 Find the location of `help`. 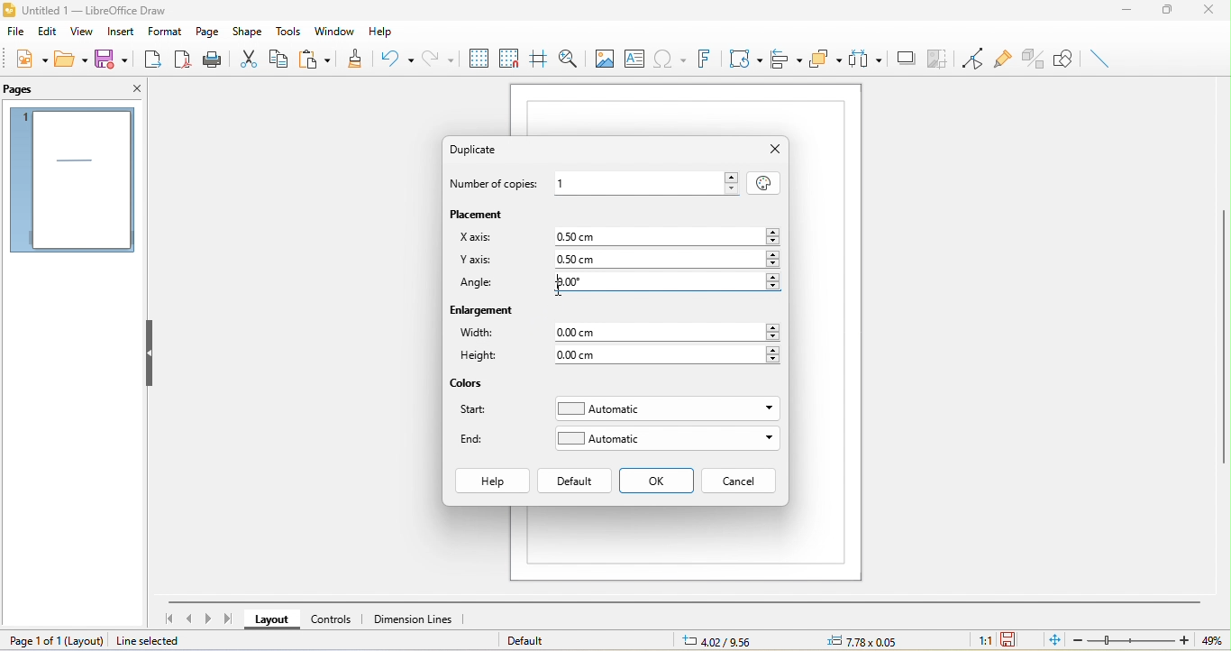

help is located at coordinates (388, 32).